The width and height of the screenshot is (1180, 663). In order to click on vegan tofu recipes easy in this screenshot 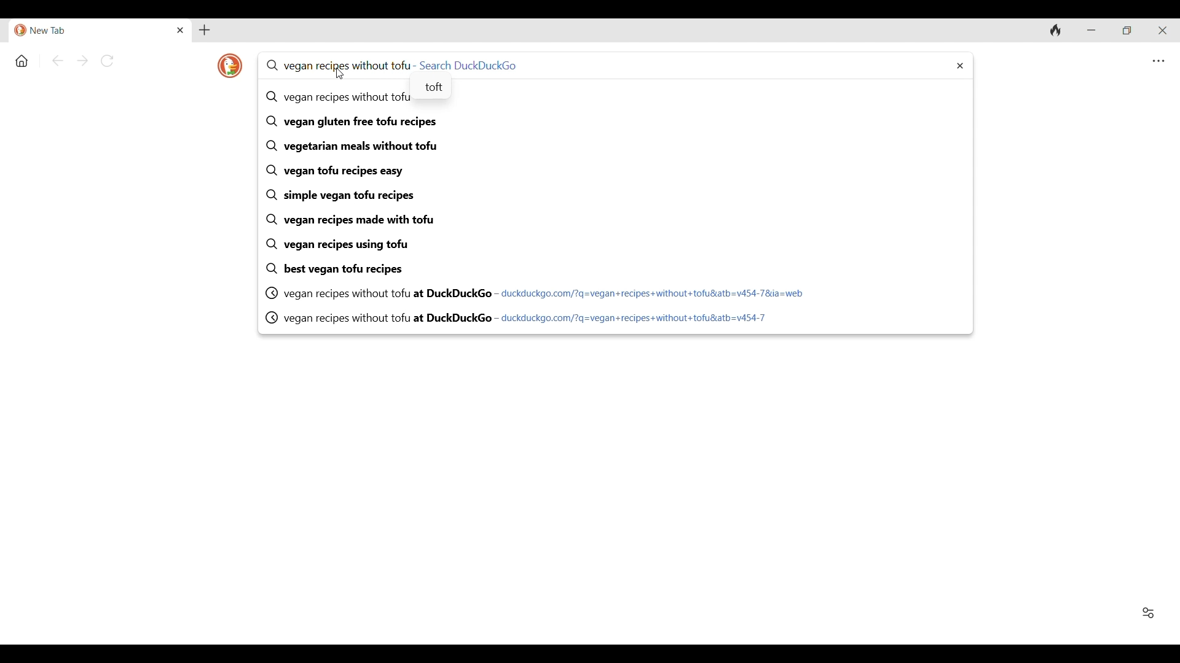, I will do `click(615, 172)`.